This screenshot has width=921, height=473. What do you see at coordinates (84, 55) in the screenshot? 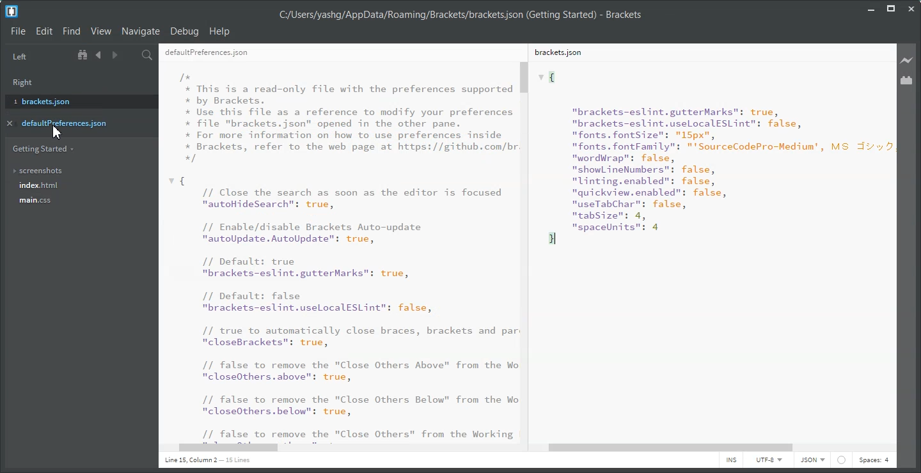
I see `Show in file tree` at bounding box center [84, 55].